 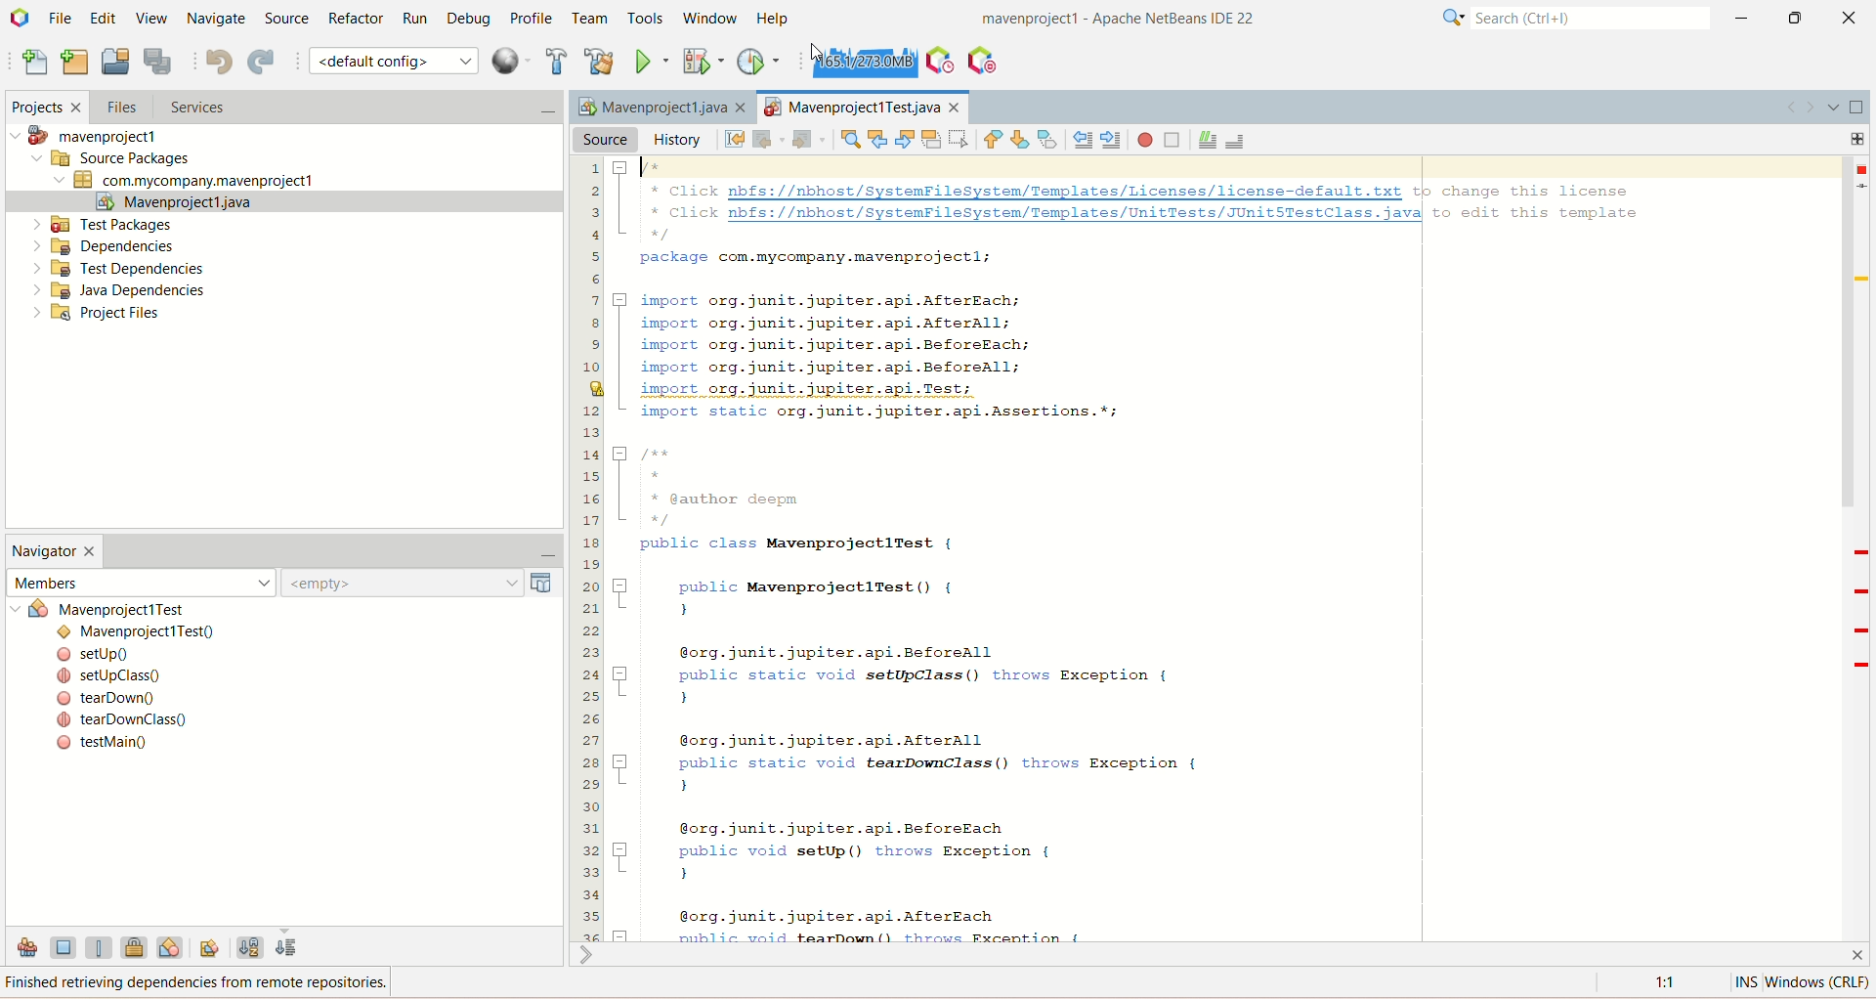 What do you see at coordinates (265, 64) in the screenshot?
I see `redo` at bounding box center [265, 64].